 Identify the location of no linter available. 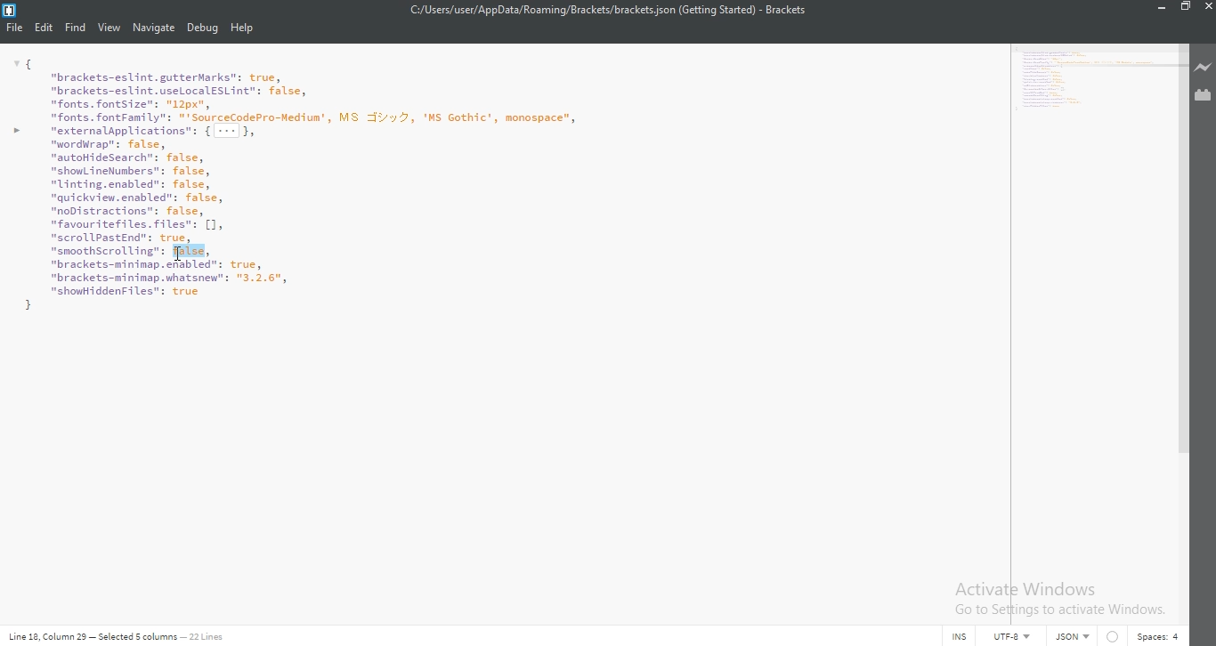
(1113, 637).